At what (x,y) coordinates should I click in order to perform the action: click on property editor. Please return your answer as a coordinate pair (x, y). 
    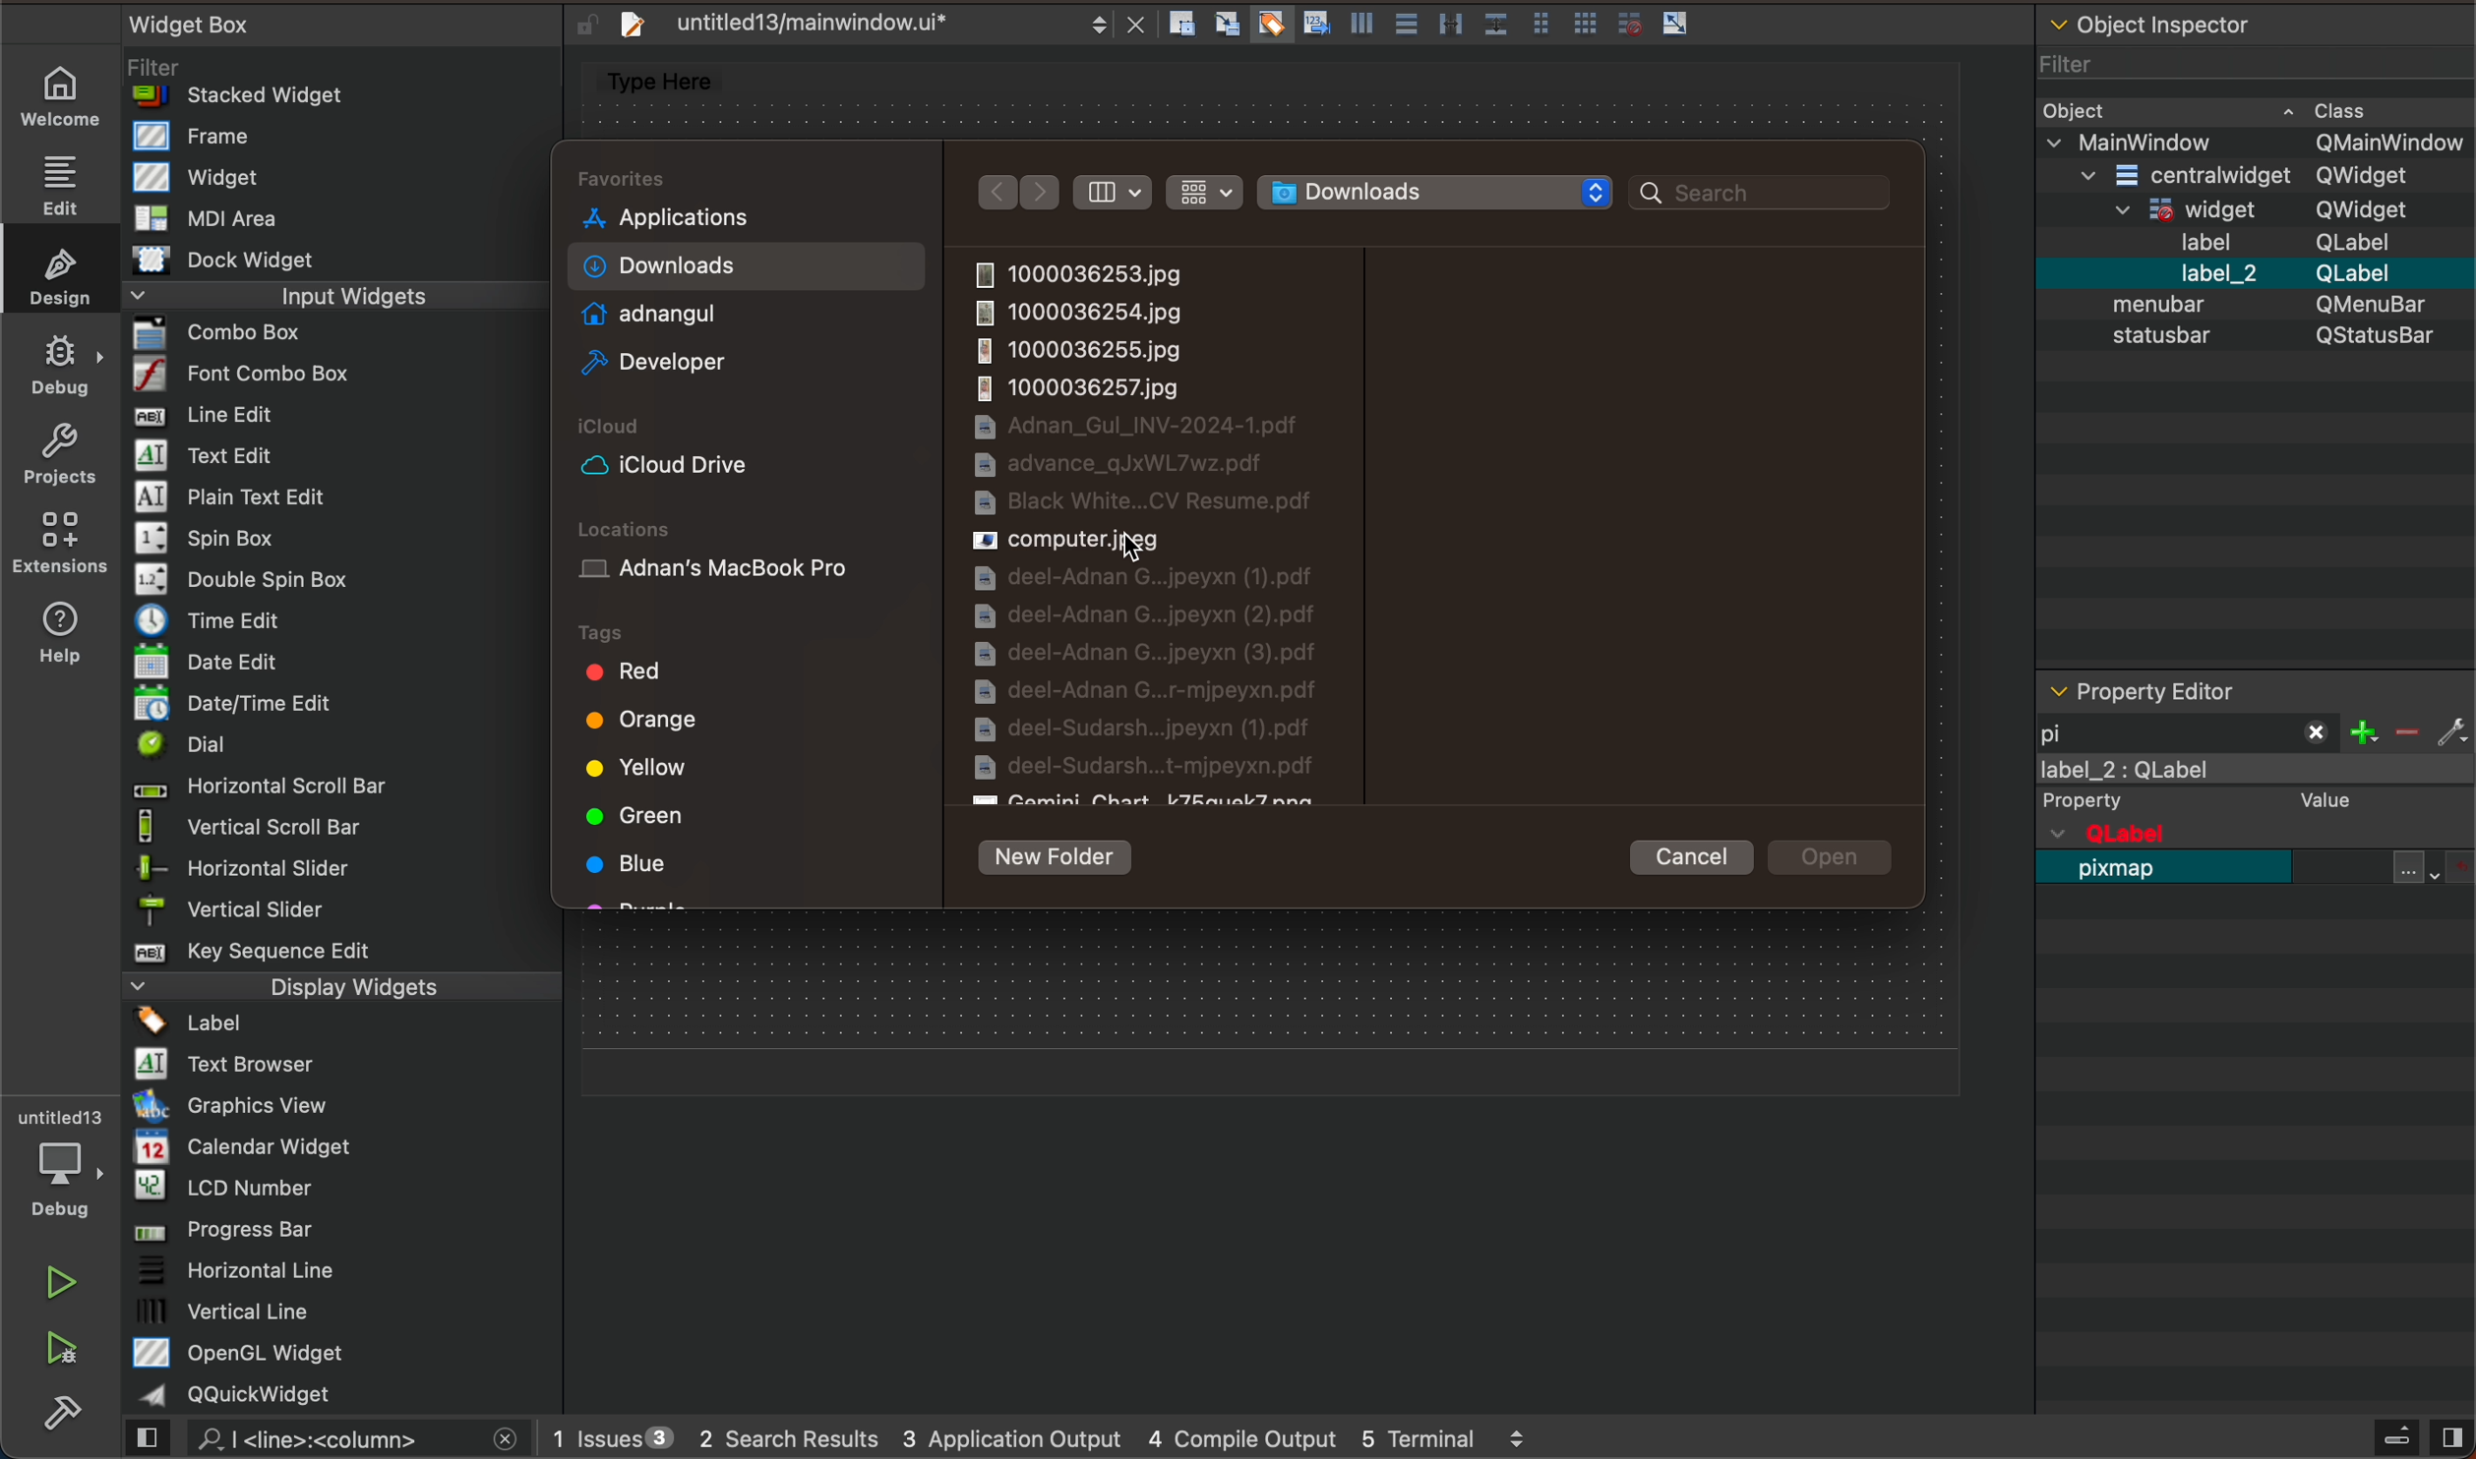
    Looking at the image, I should click on (2217, 690).